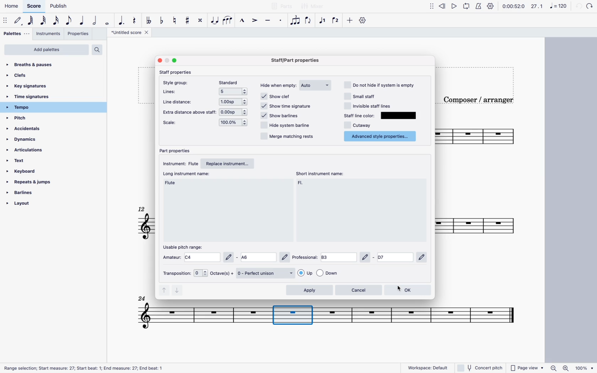 The height and width of the screenshot is (373, 597). What do you see at coordinates (69, 21) in the screenshot?
I see `eighth note` at bounding box center [69, 21].